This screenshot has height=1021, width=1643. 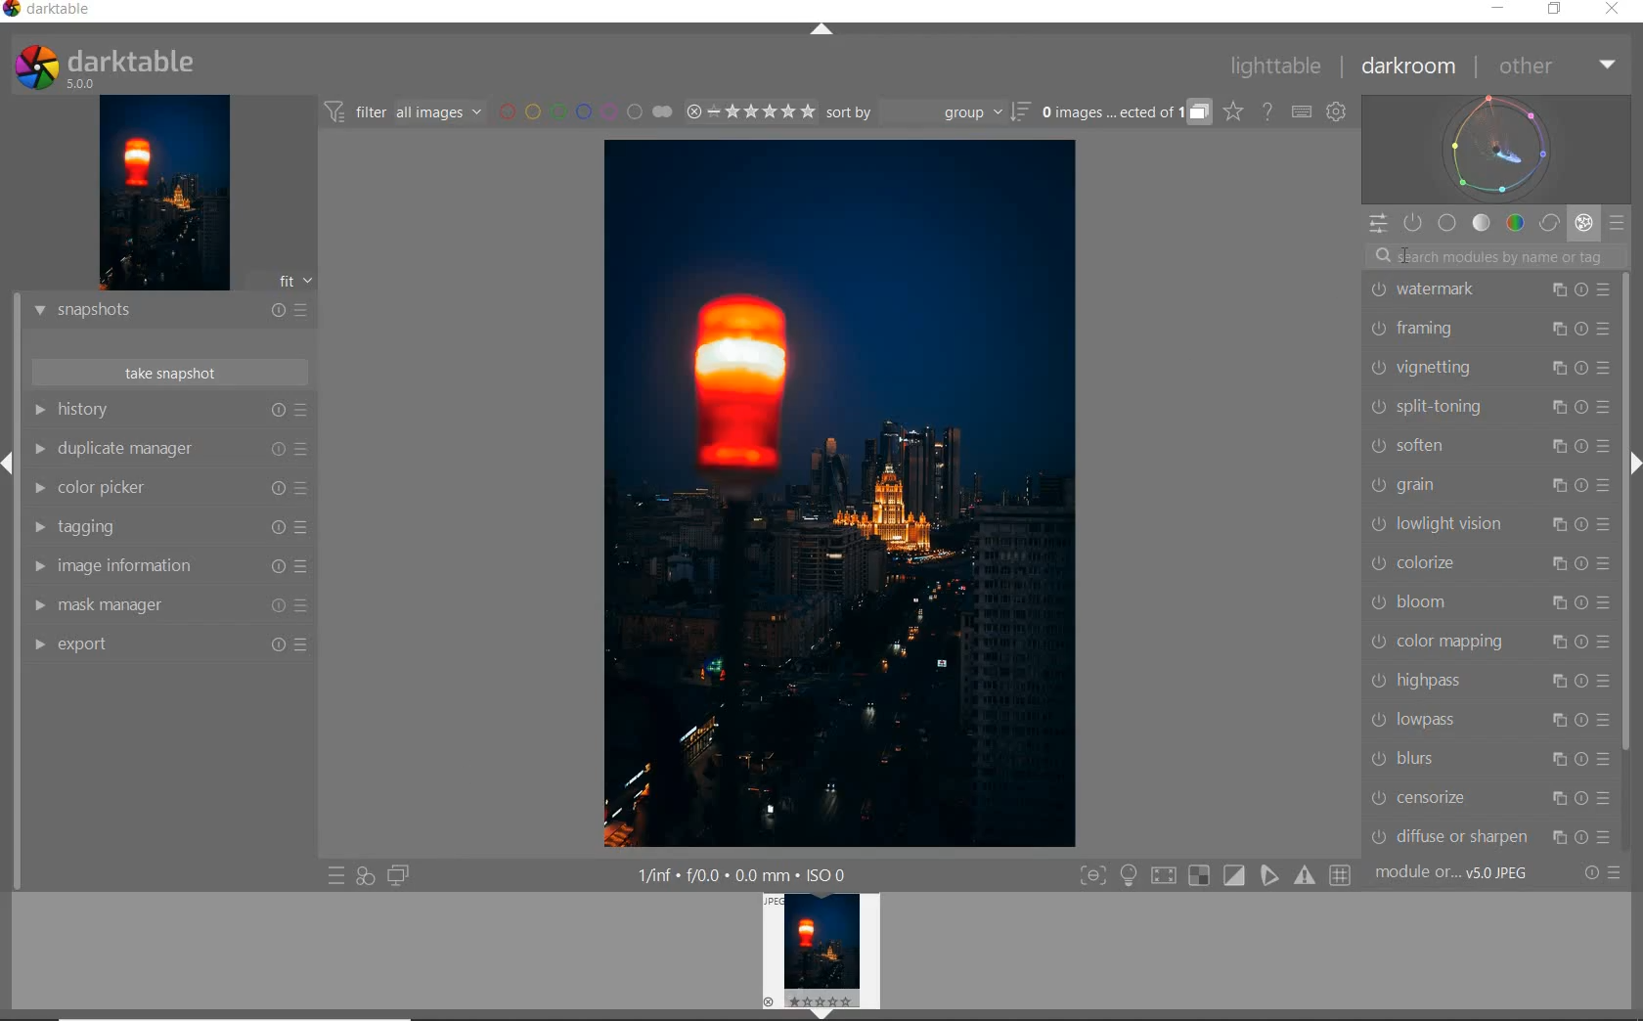 I want to click on MODULE...v5.0 JPEG, so click(x=1472, y=875).